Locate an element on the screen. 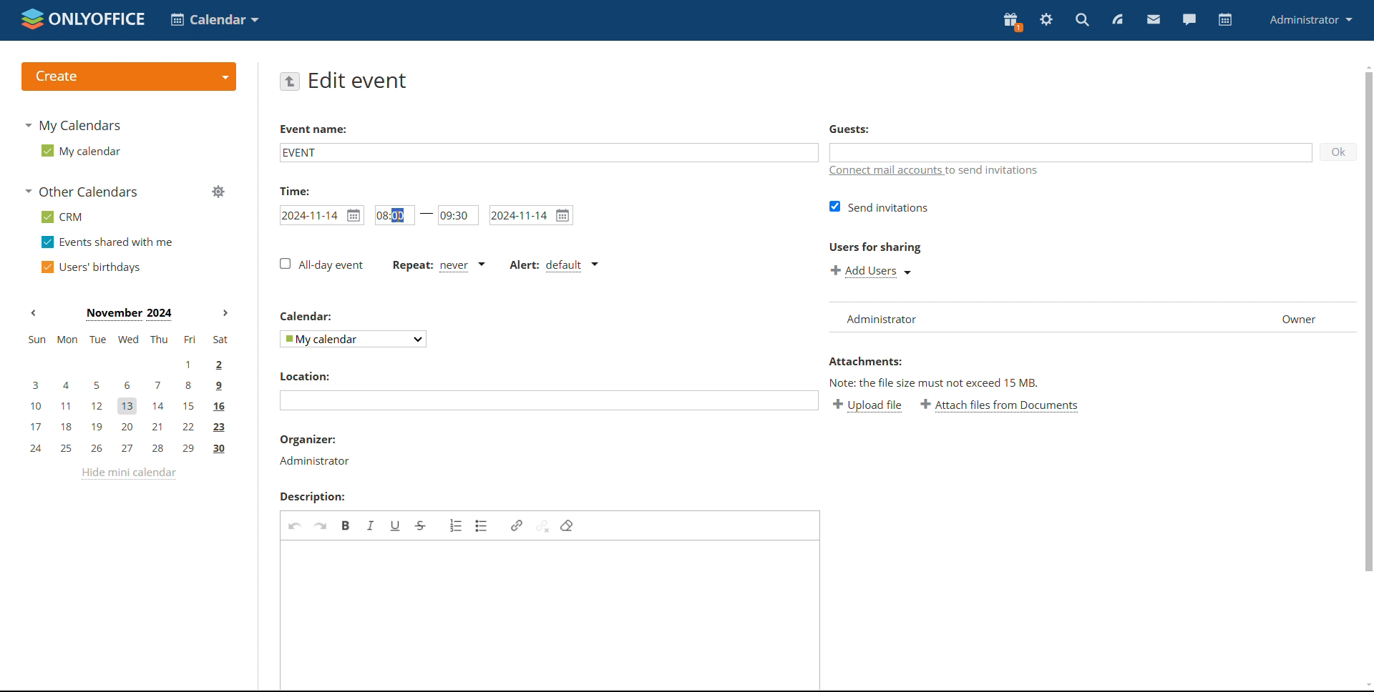  event name is located at coordinates (547, 152).